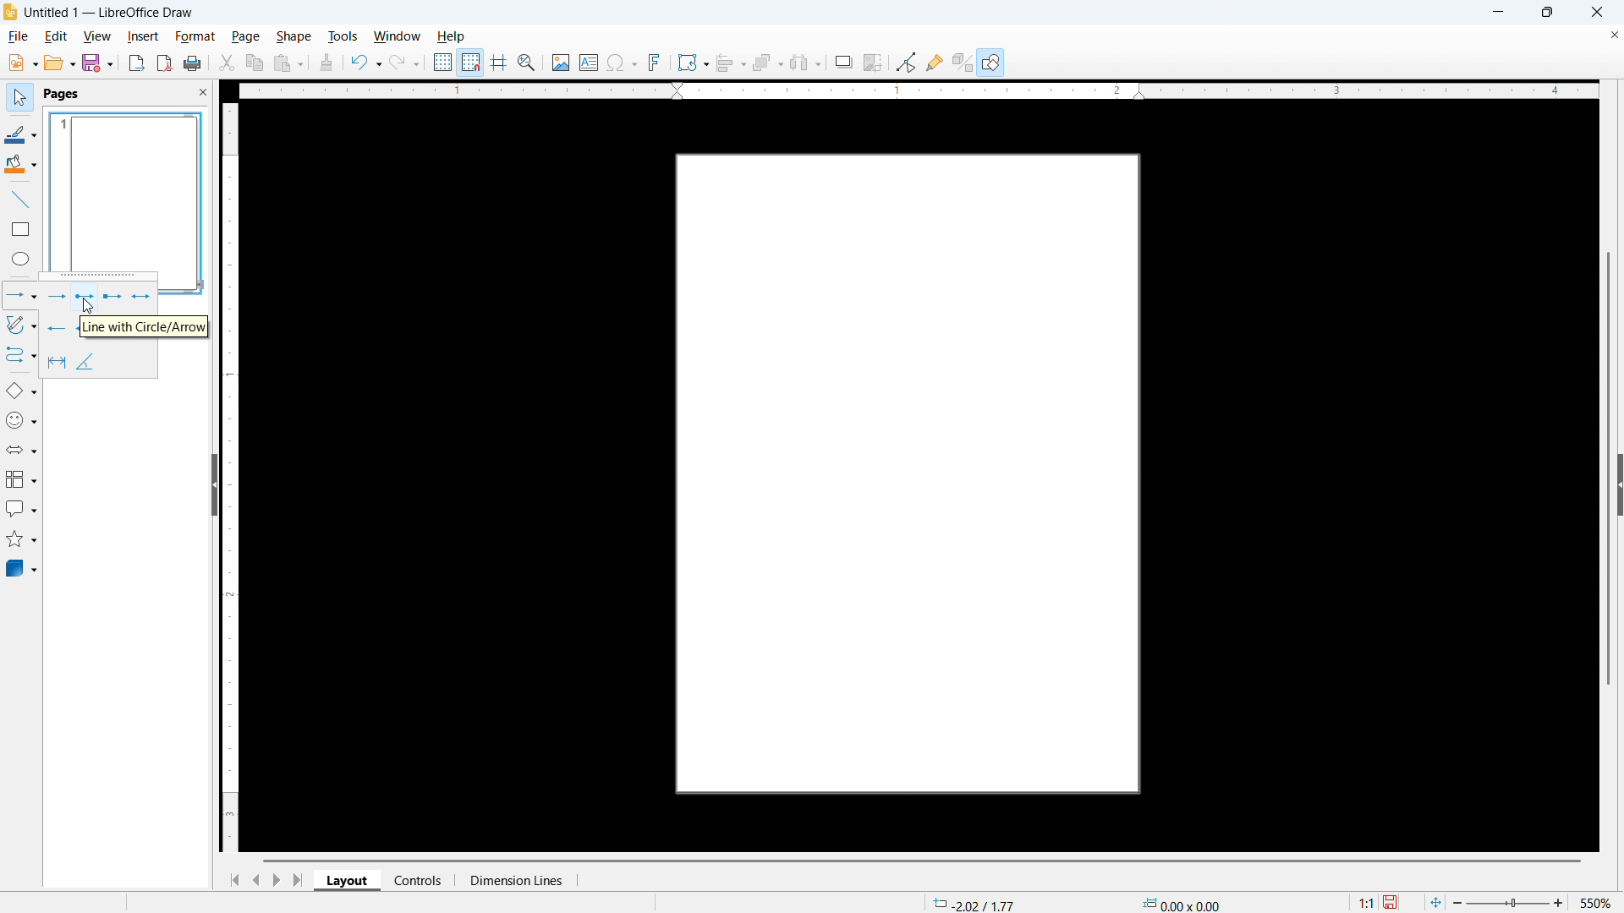 This screenshot has height=913, width=1624. I want to click on Insert font work text , so click(655, 62).